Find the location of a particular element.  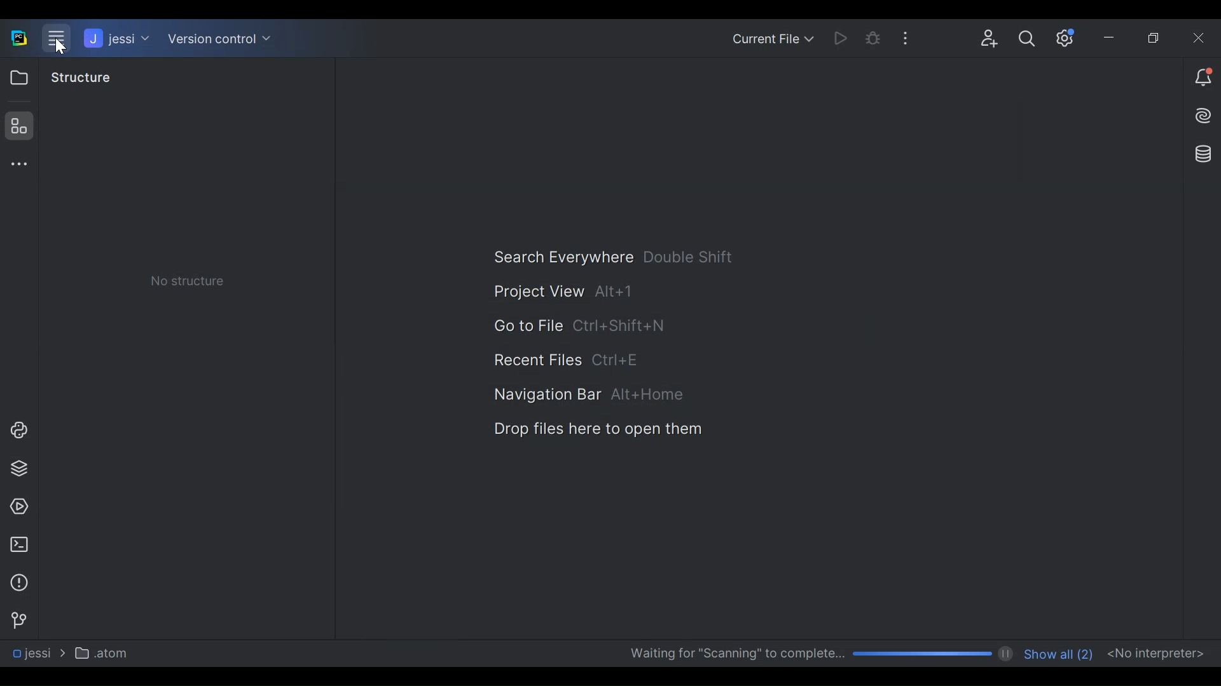

Run is located at coordinates (839, 39).